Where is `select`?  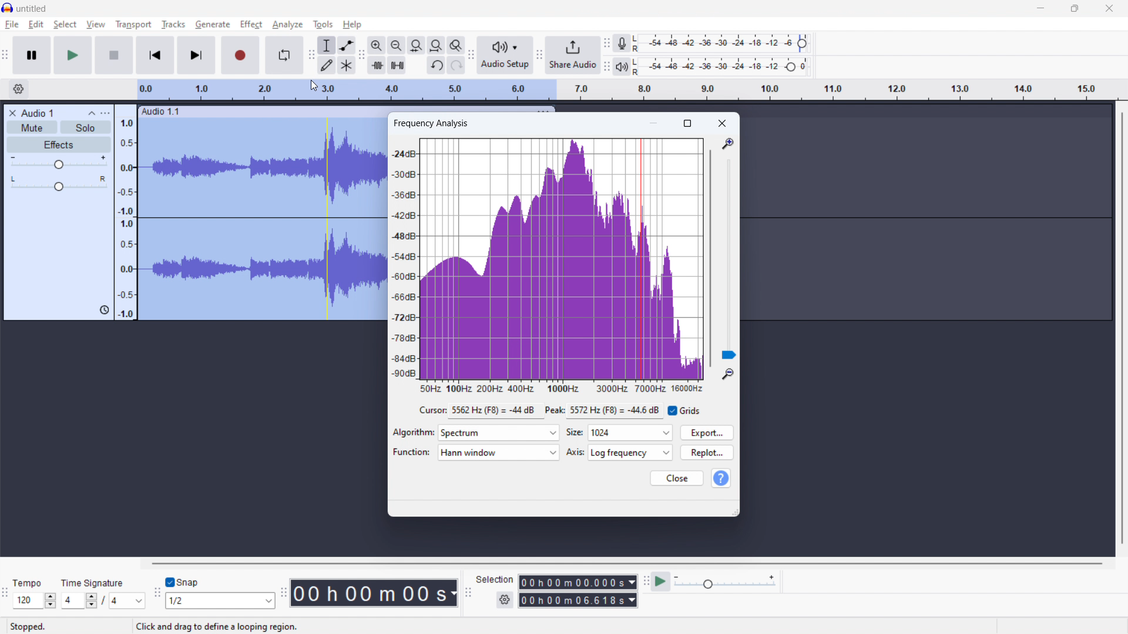
select is located at coordinates (65, 24).